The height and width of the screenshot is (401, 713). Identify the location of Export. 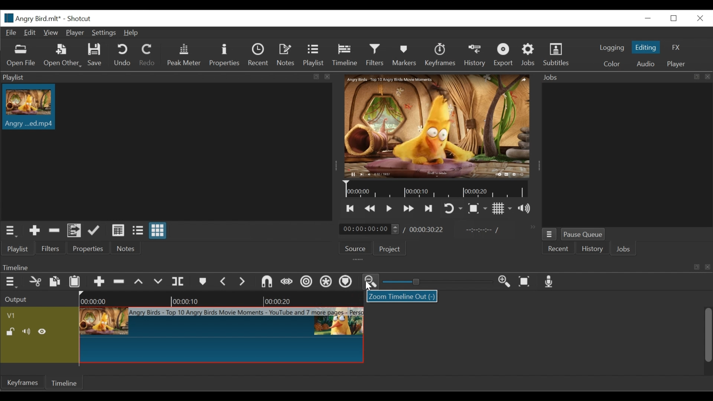
(503, 55).